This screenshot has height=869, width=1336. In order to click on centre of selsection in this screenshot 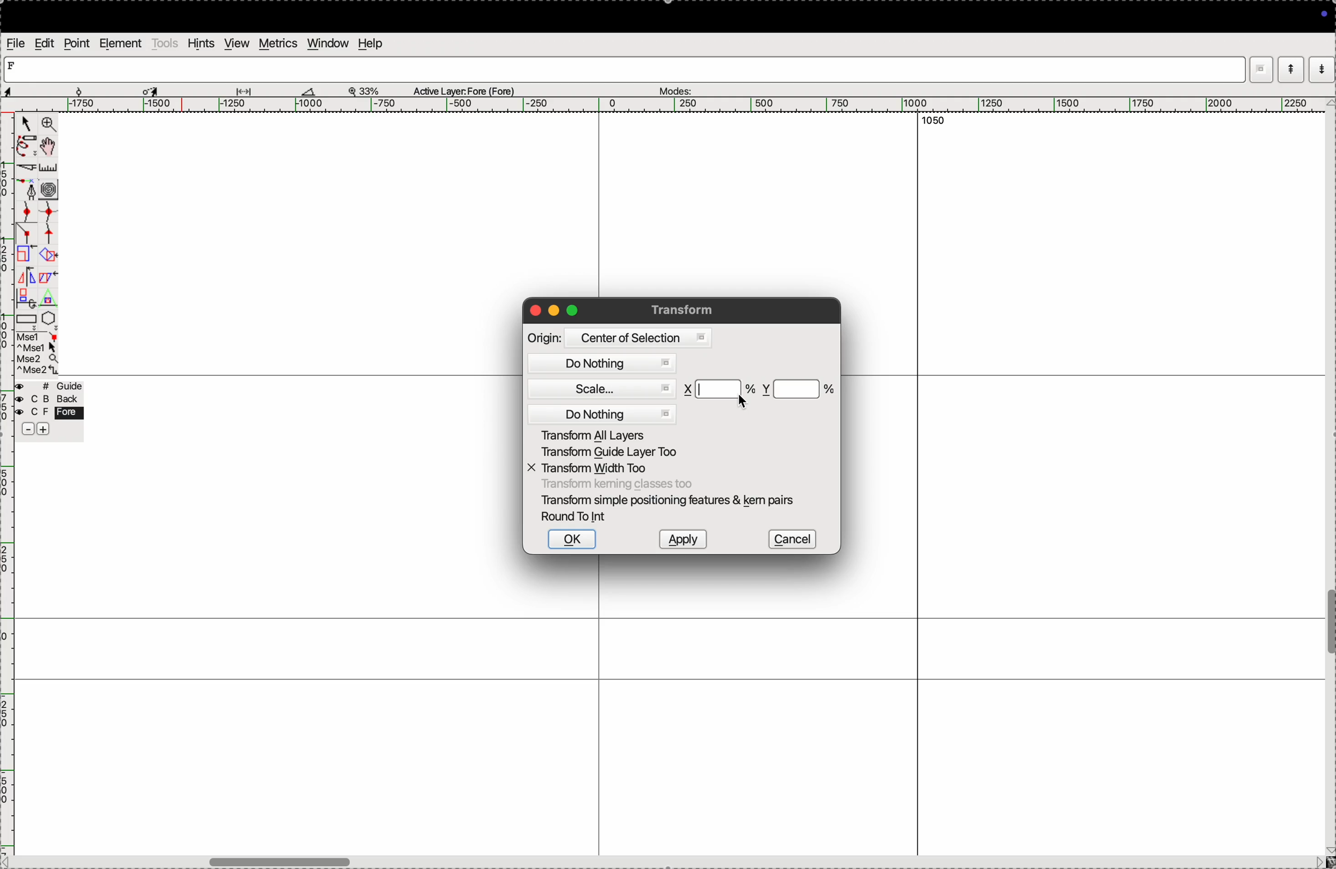, I will do `click(637, 338)`.